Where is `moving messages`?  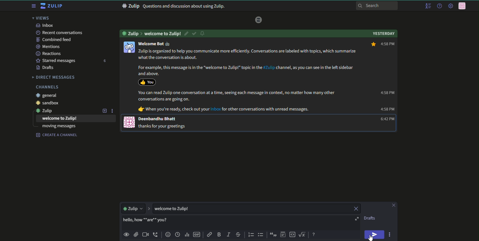
moving messages is located at coordinates (59, 127).